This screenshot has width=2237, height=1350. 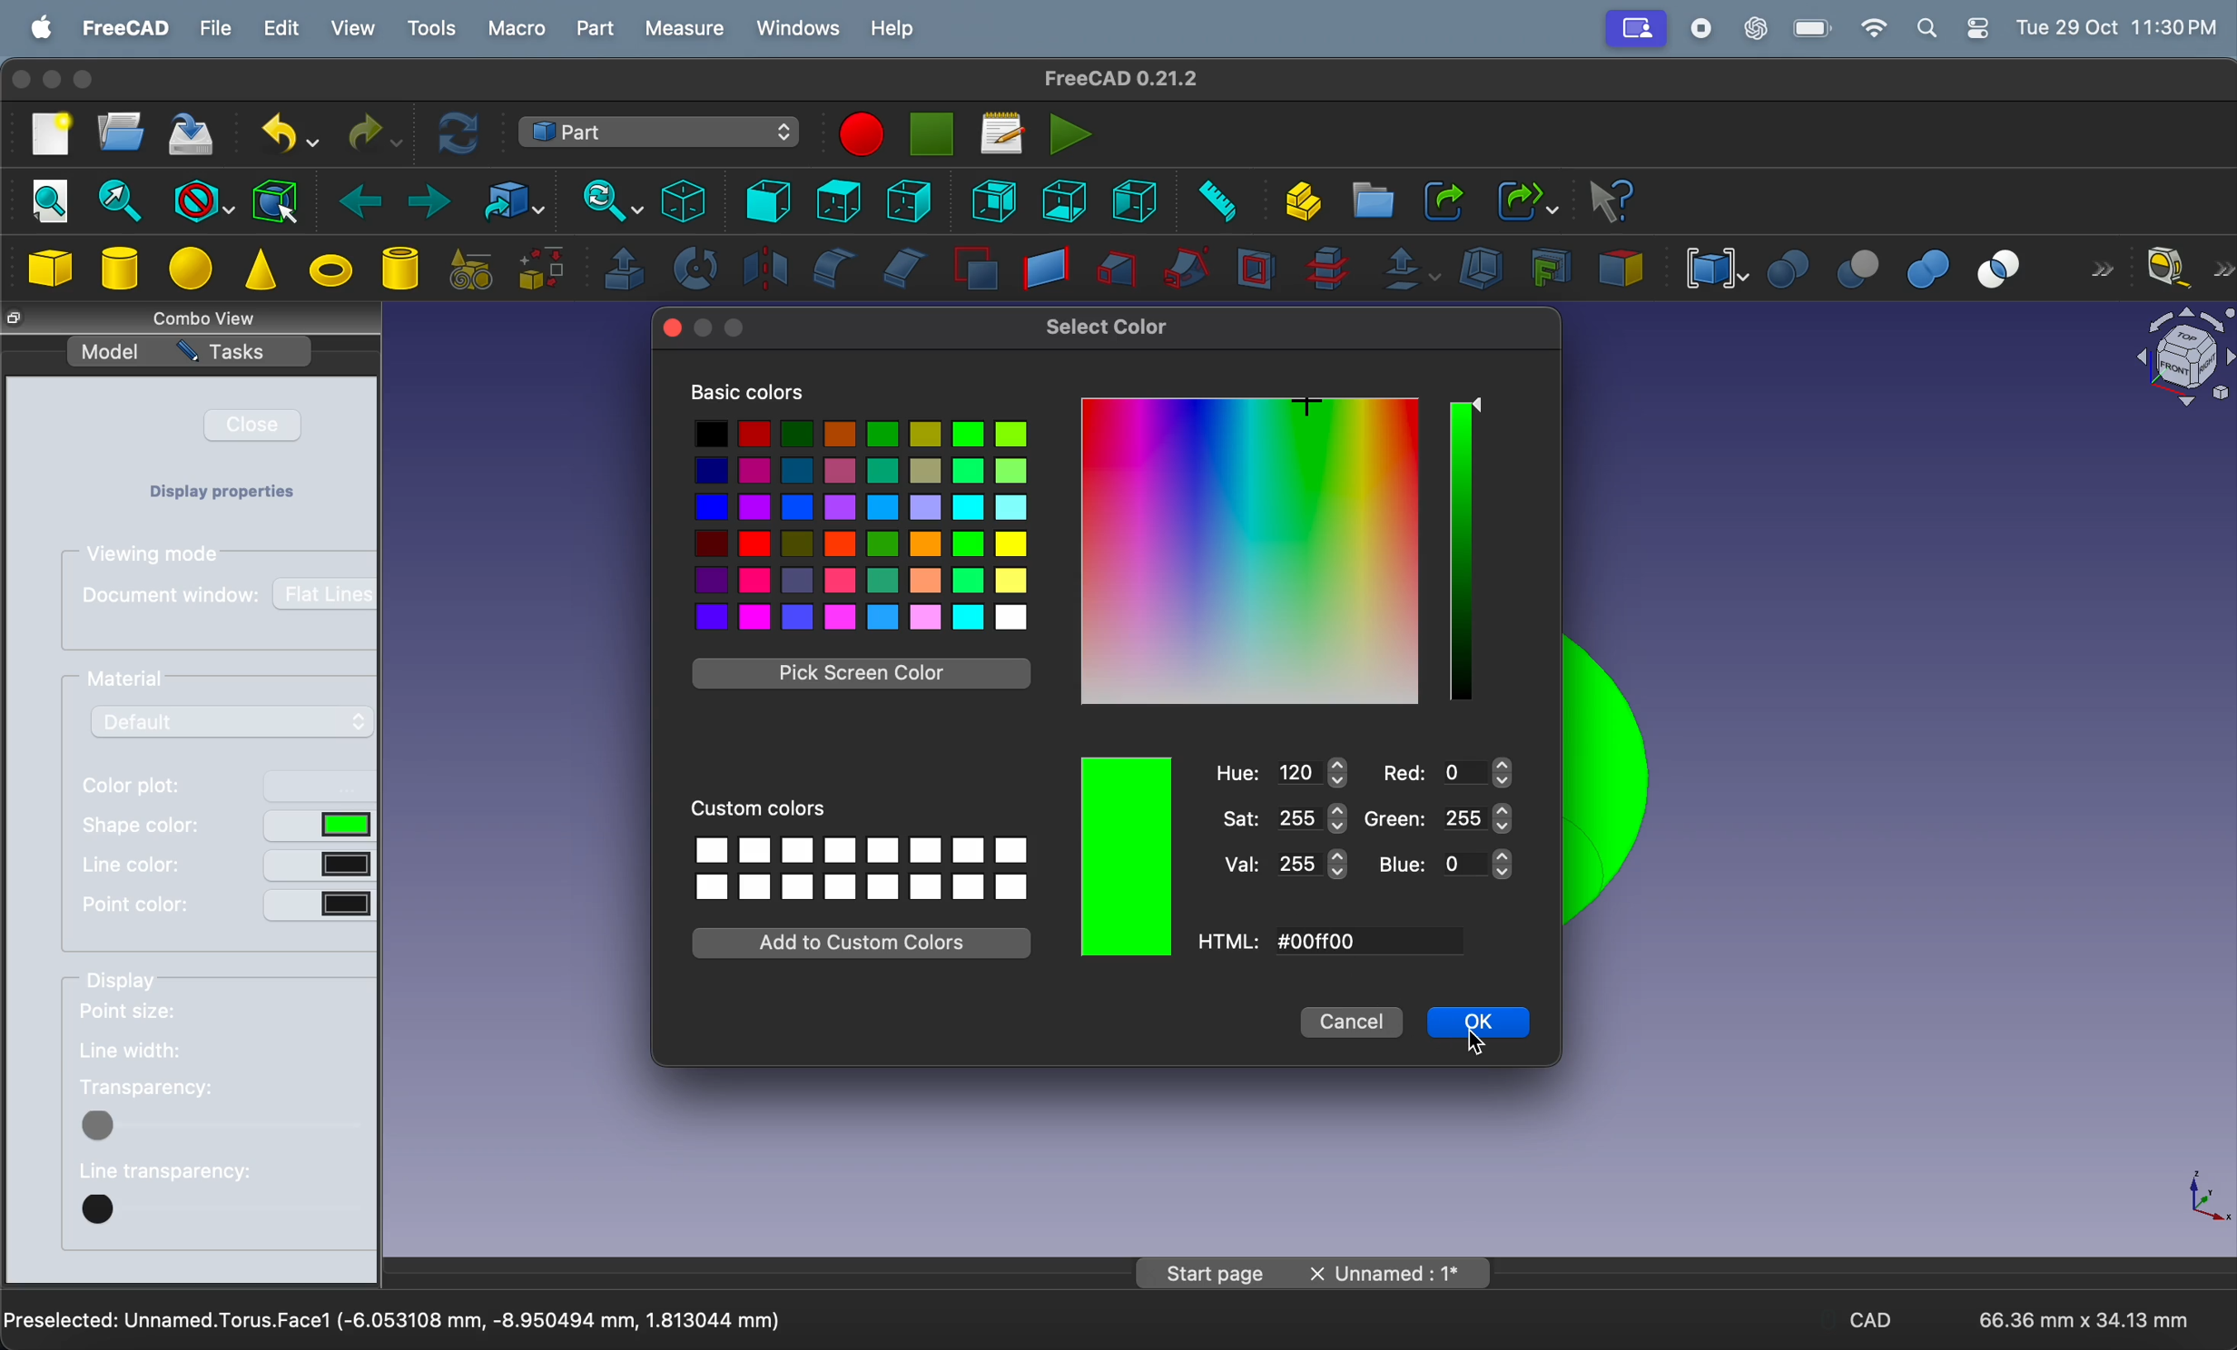 I want to click on Sat, so click(x=1284, y=818).